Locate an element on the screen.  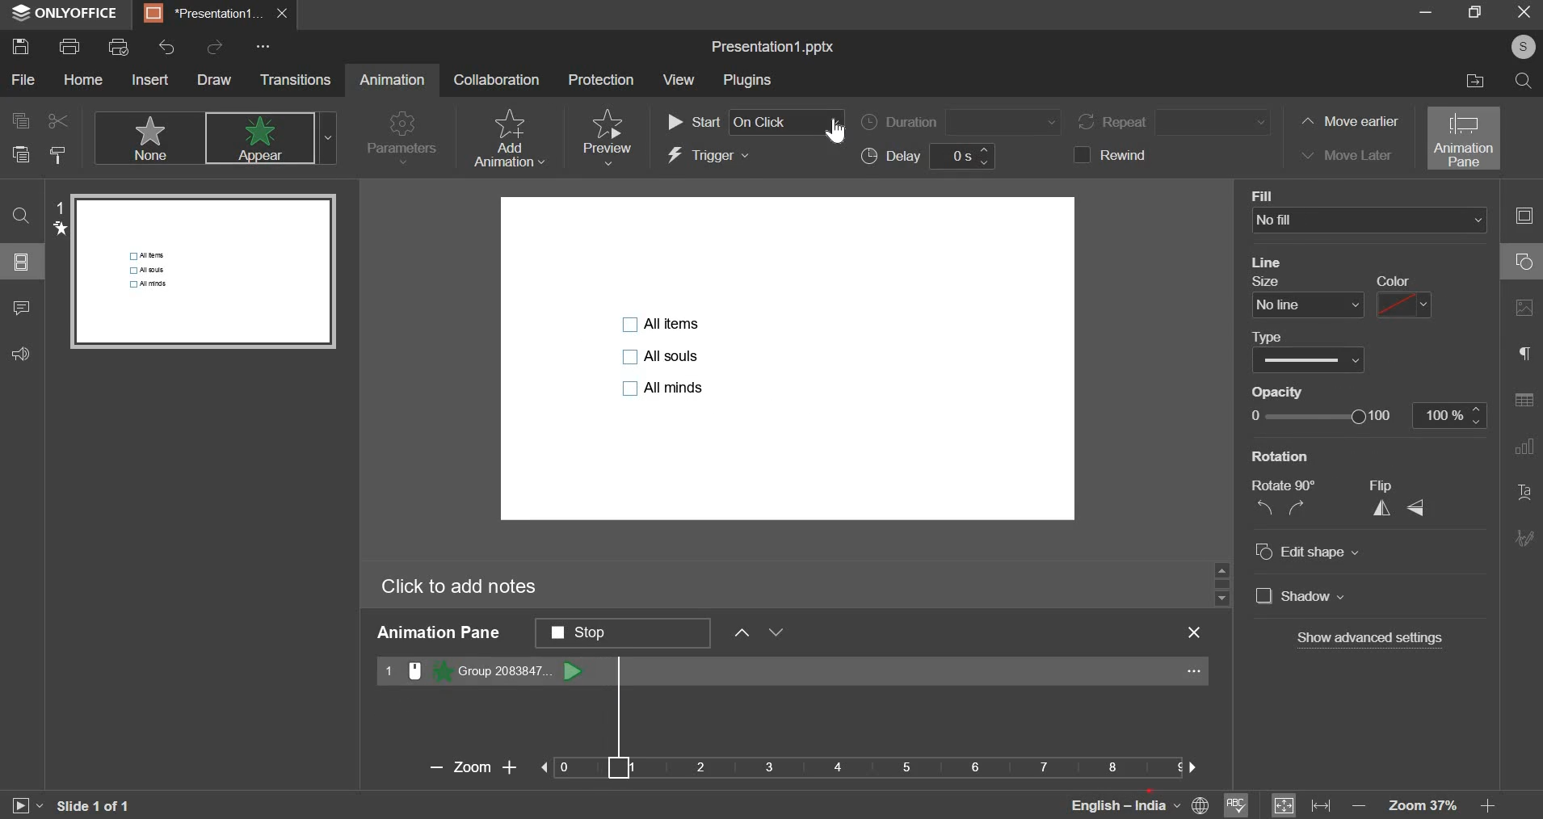
flip is located at coordinates (1398, 506).